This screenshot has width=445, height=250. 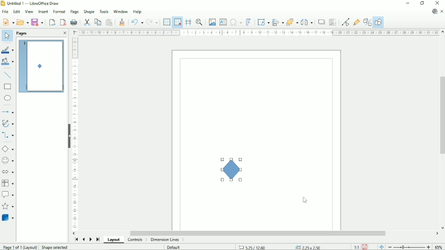 I want to click on Basic shapes, so click(x=9, y=149).